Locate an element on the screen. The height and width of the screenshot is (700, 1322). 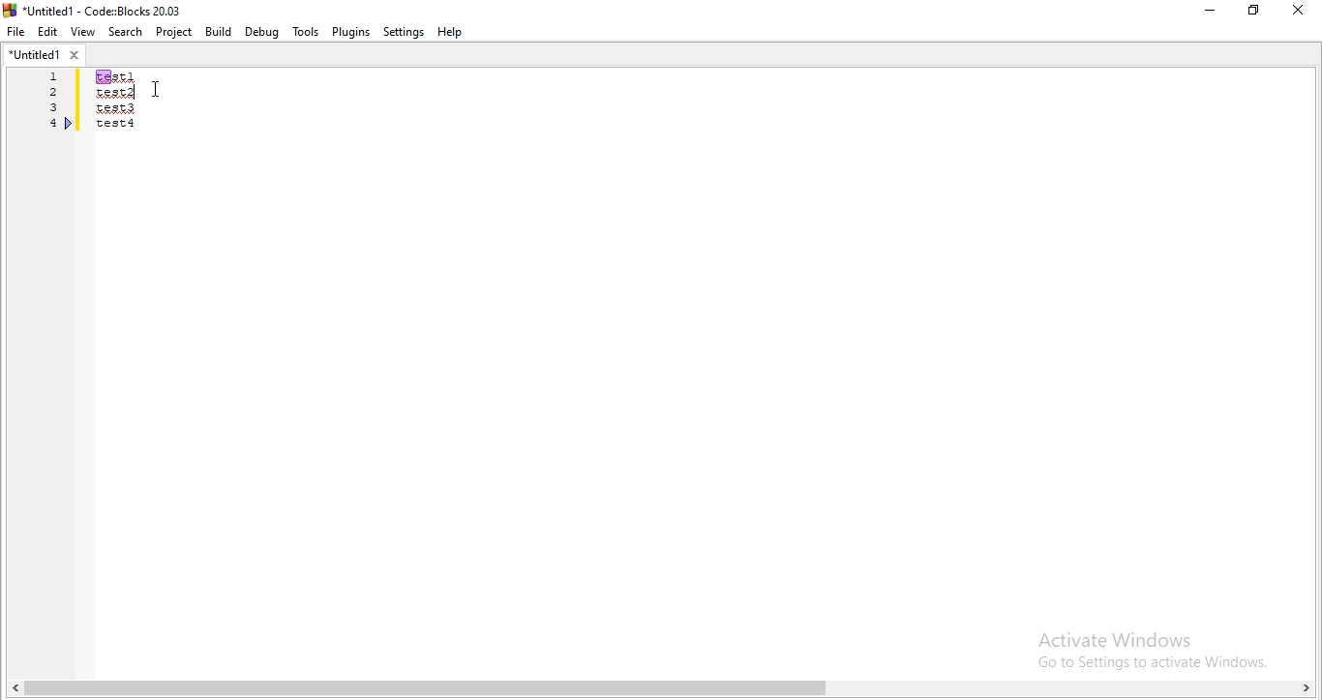
Build  is located at coordinates (217, 32).